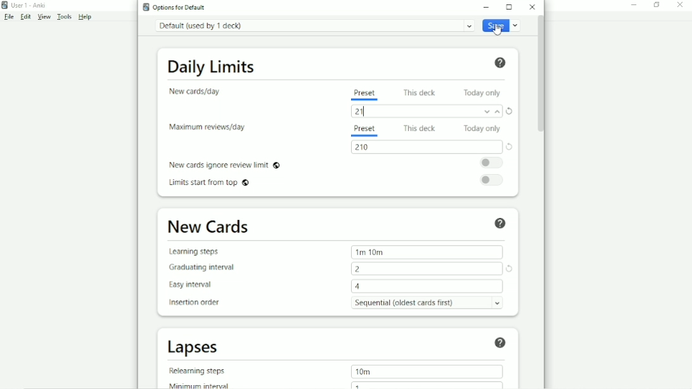 The height and width of the screenshot is (389, 692). Describe the element at coordinates (501, 26) in the screenshot. I see `Save` at that location.